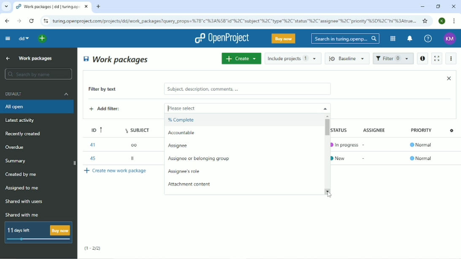 This screenshot has width=461, height=259. I want to click on Shared with me, so click(23, 215).